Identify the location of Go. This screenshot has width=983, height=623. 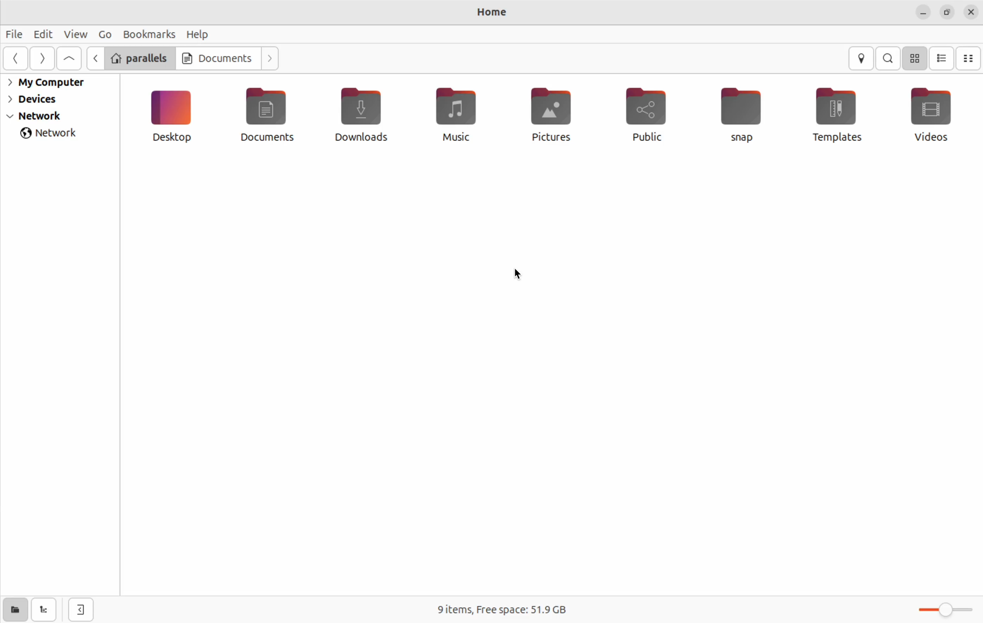
(103, 34).